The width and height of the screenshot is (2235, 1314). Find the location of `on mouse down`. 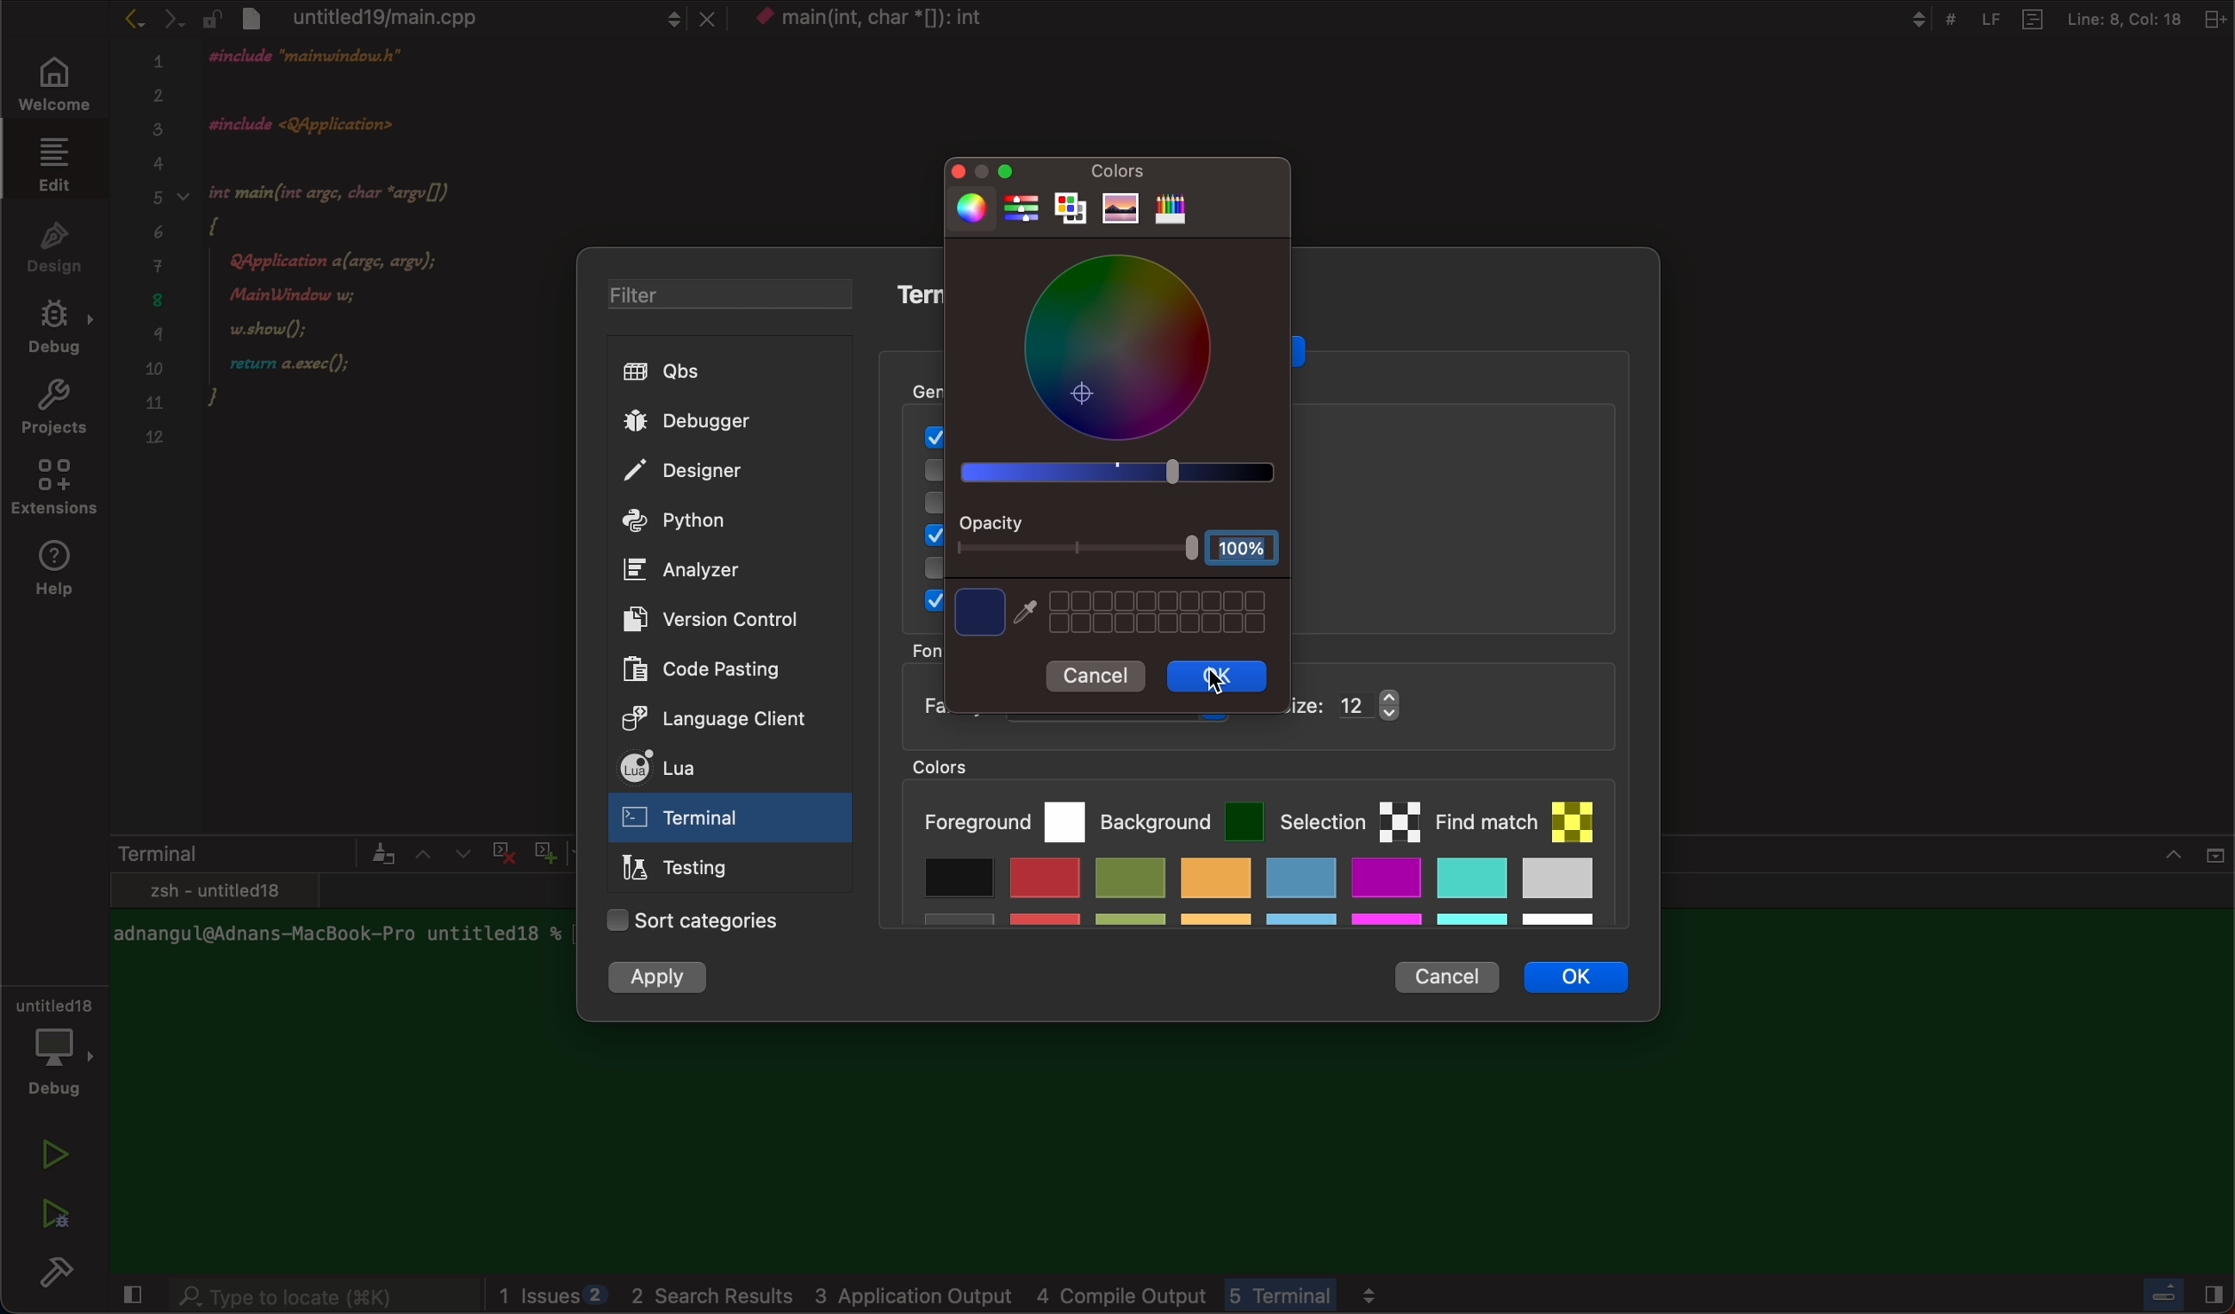

on mouse down is located at coordinates (731, 821).